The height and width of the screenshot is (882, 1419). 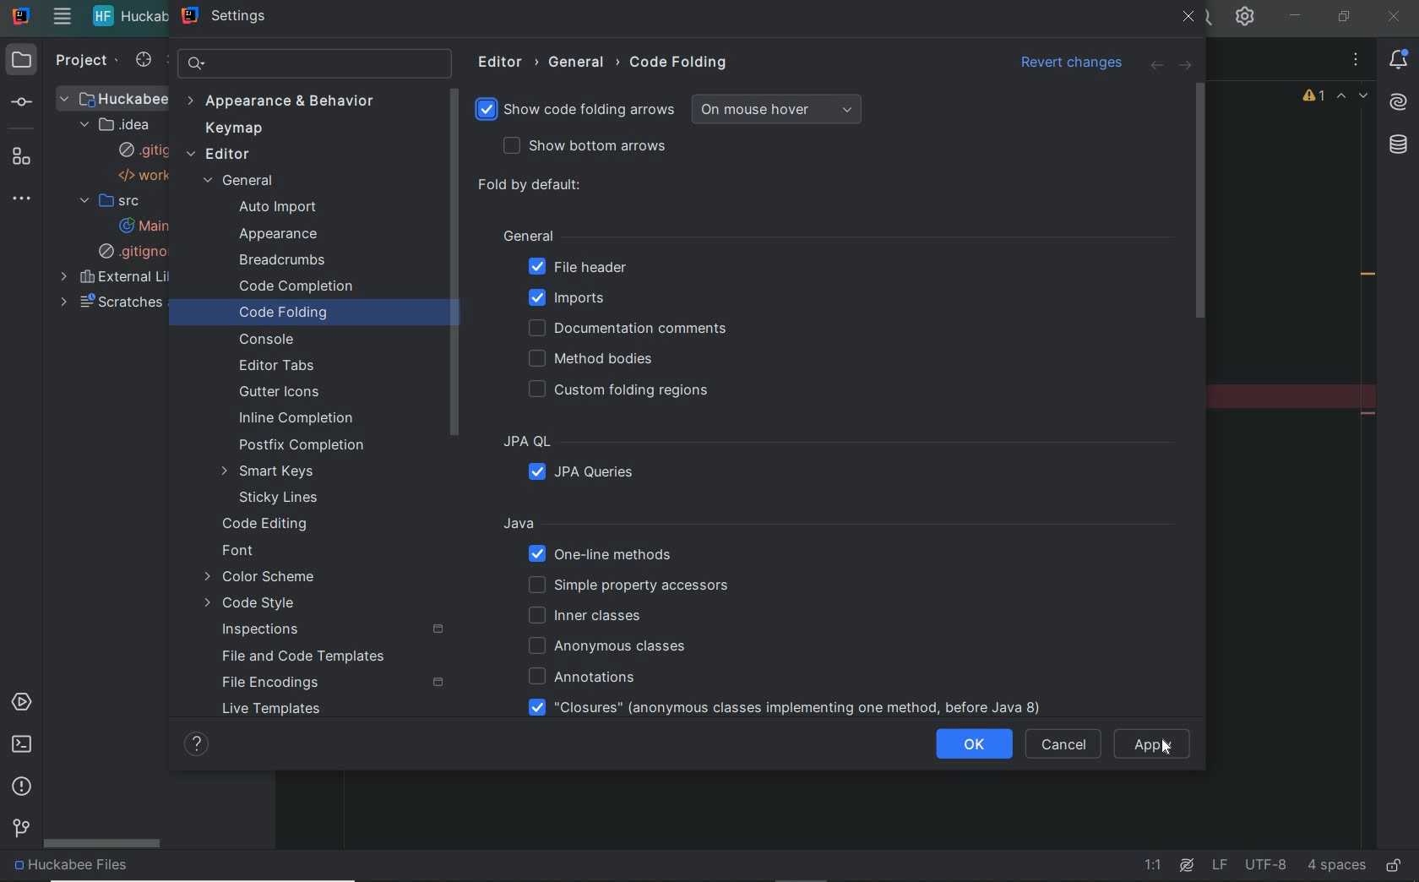 I want to click on show bottom arrows, so click(x=579, y=144).